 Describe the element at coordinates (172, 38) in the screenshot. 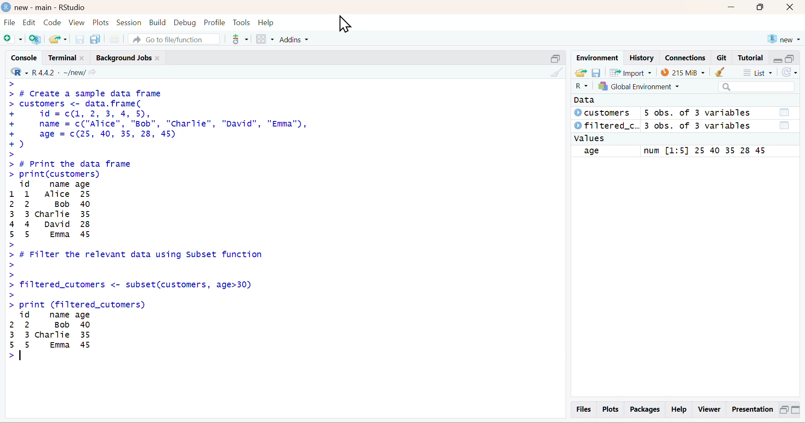

I see `A Go to file/function` at that location.